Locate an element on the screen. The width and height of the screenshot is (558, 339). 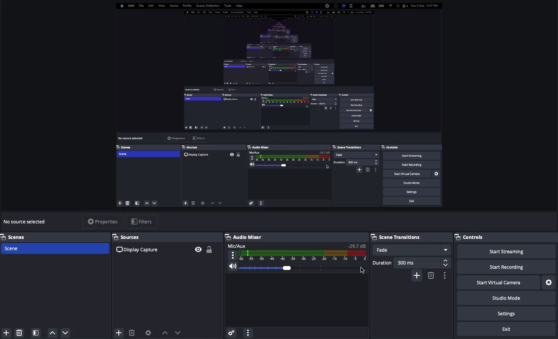
Start virtual camera is located at coordinates (497, 283).